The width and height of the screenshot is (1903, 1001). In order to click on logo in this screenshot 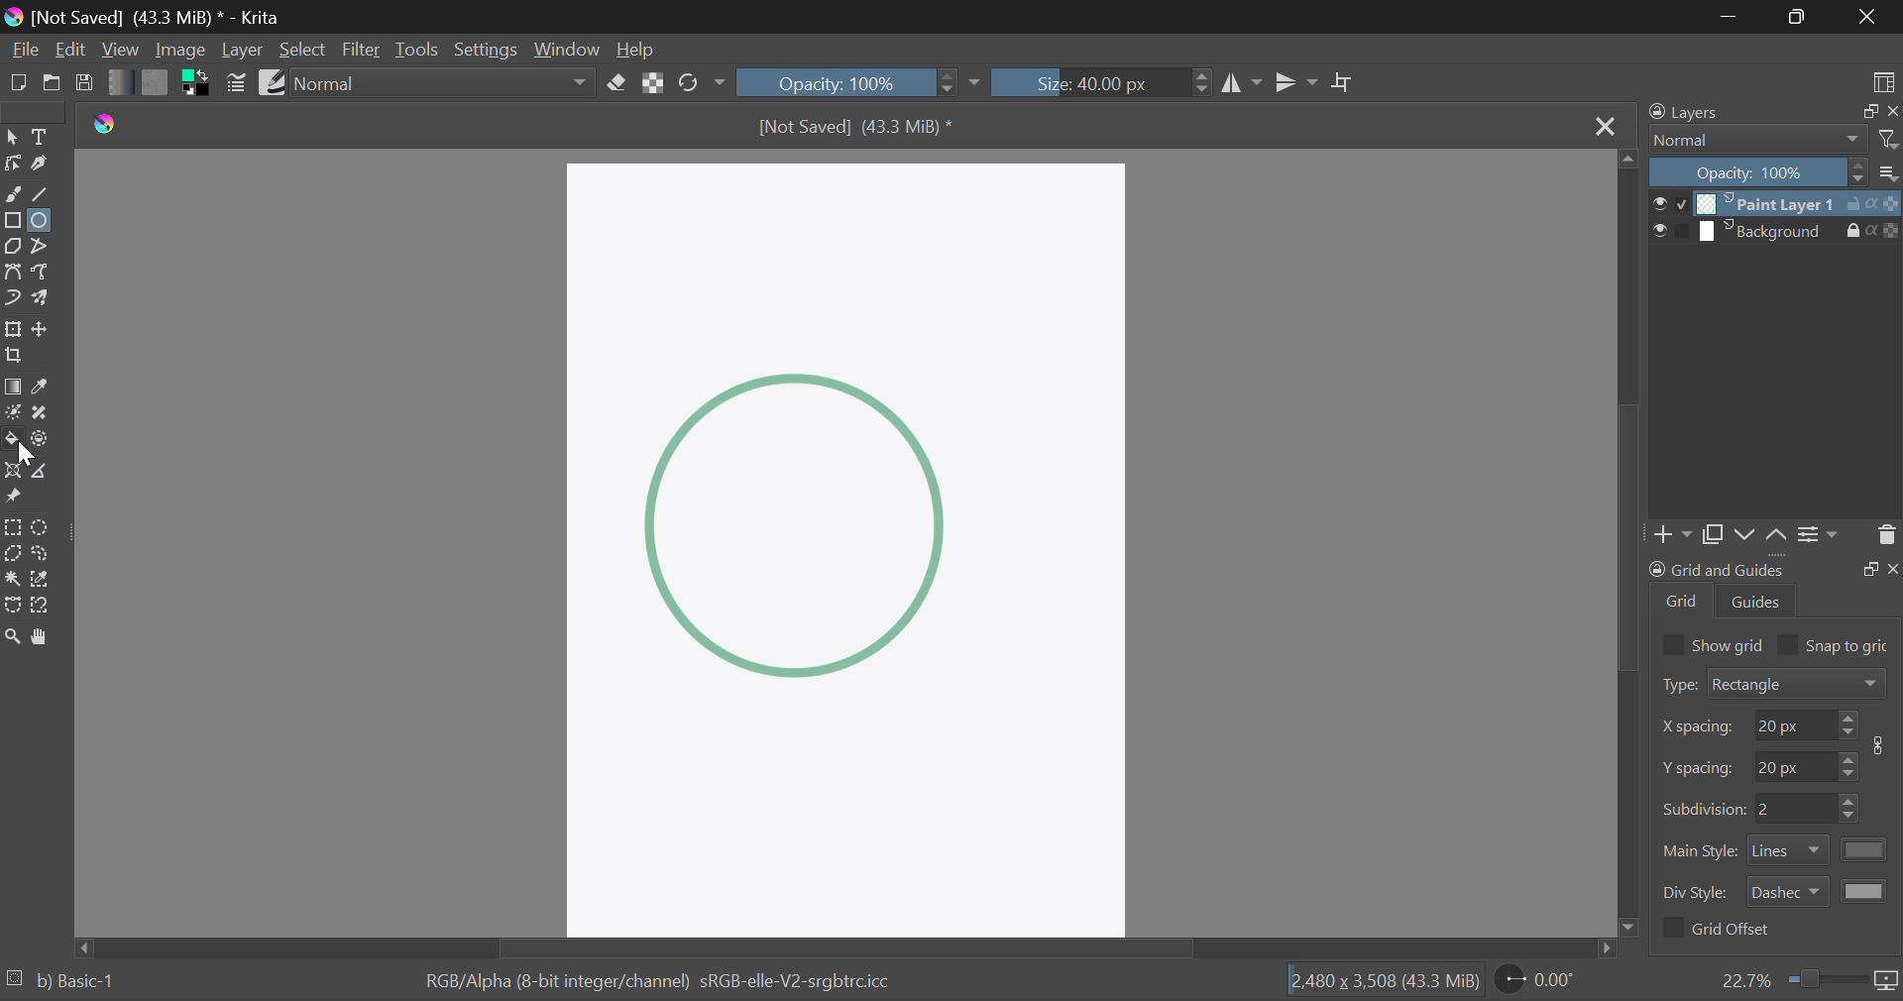, I will do `click(111, 122)`.